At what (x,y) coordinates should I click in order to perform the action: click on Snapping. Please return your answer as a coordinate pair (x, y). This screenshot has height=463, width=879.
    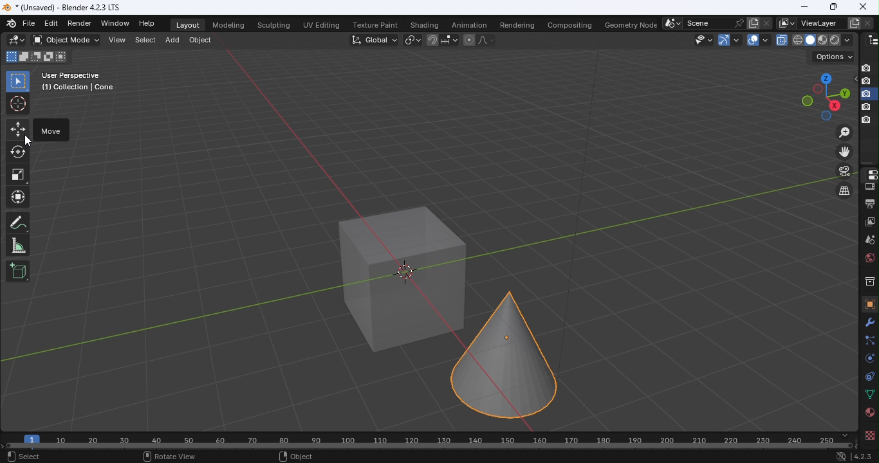
    Looking at the image, I should click on (450, 39).